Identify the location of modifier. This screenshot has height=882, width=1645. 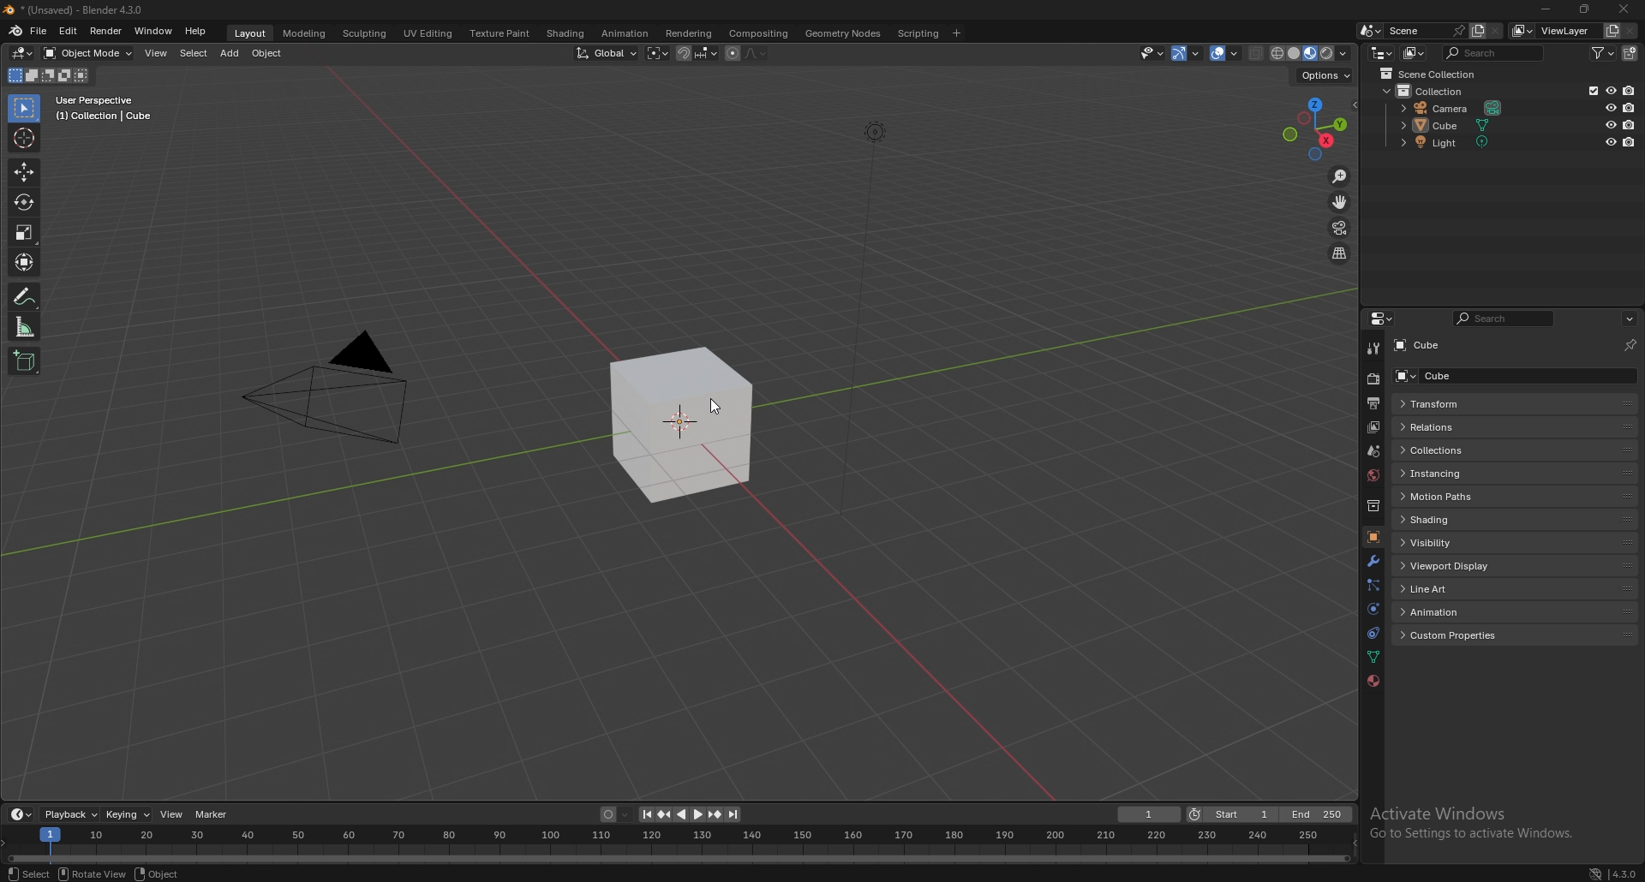
(1372, 562).